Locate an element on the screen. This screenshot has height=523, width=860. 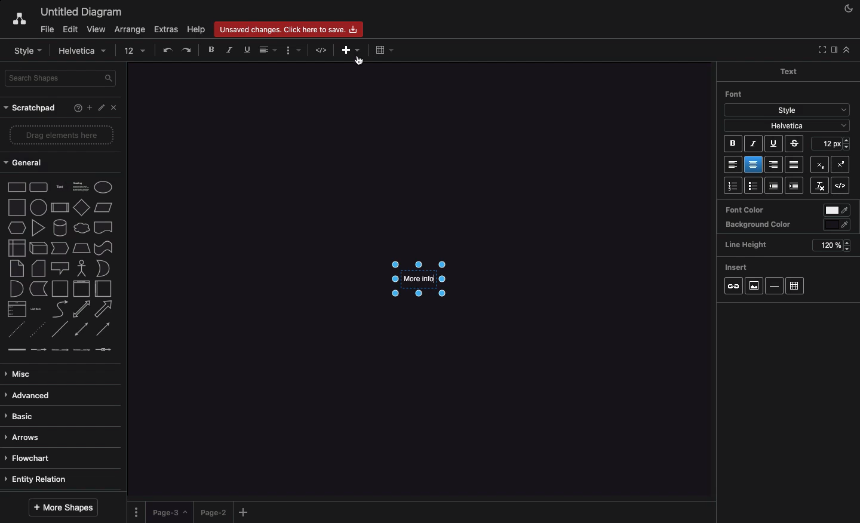
square is located at coordinates (17, 207).